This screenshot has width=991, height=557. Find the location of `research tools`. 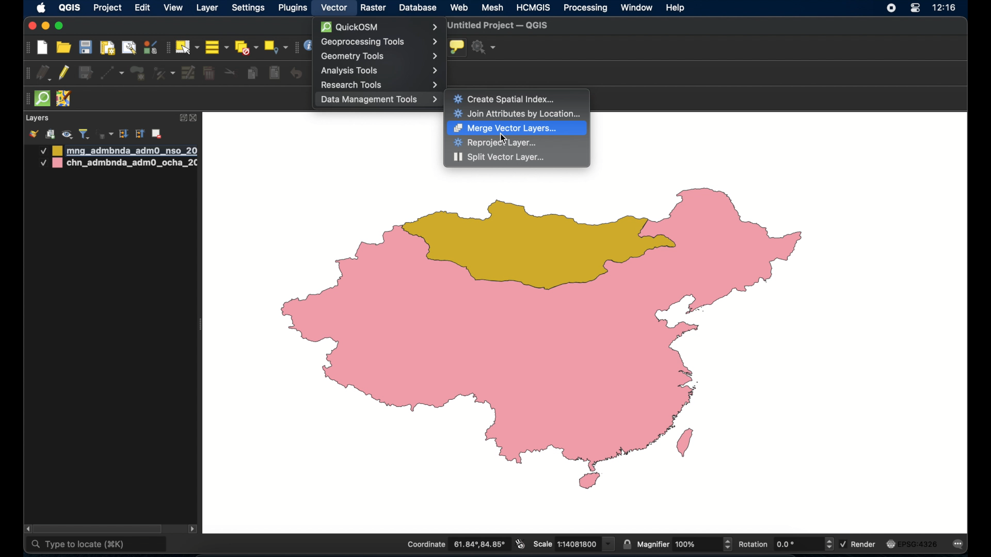

research tools is located at coordinates (380, 85).